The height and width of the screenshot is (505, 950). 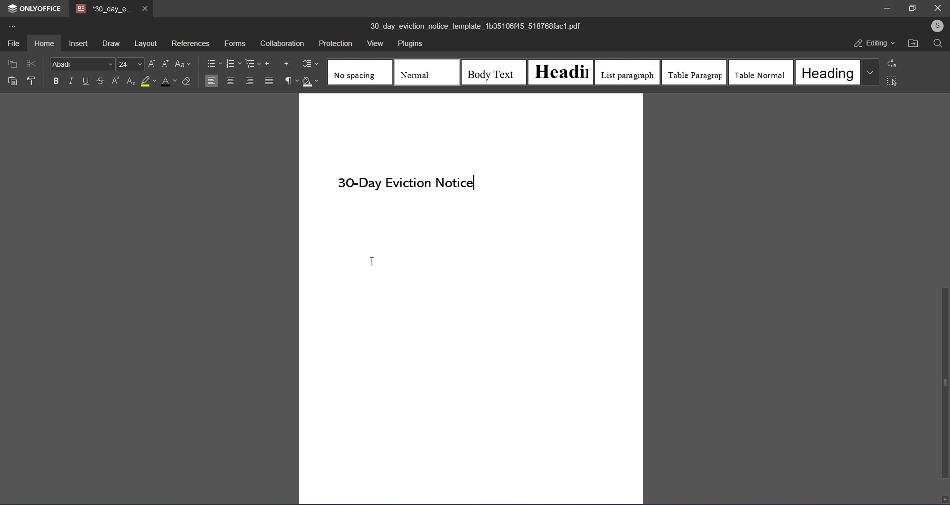 I want to click on open file location, so click(x=912, y=43).